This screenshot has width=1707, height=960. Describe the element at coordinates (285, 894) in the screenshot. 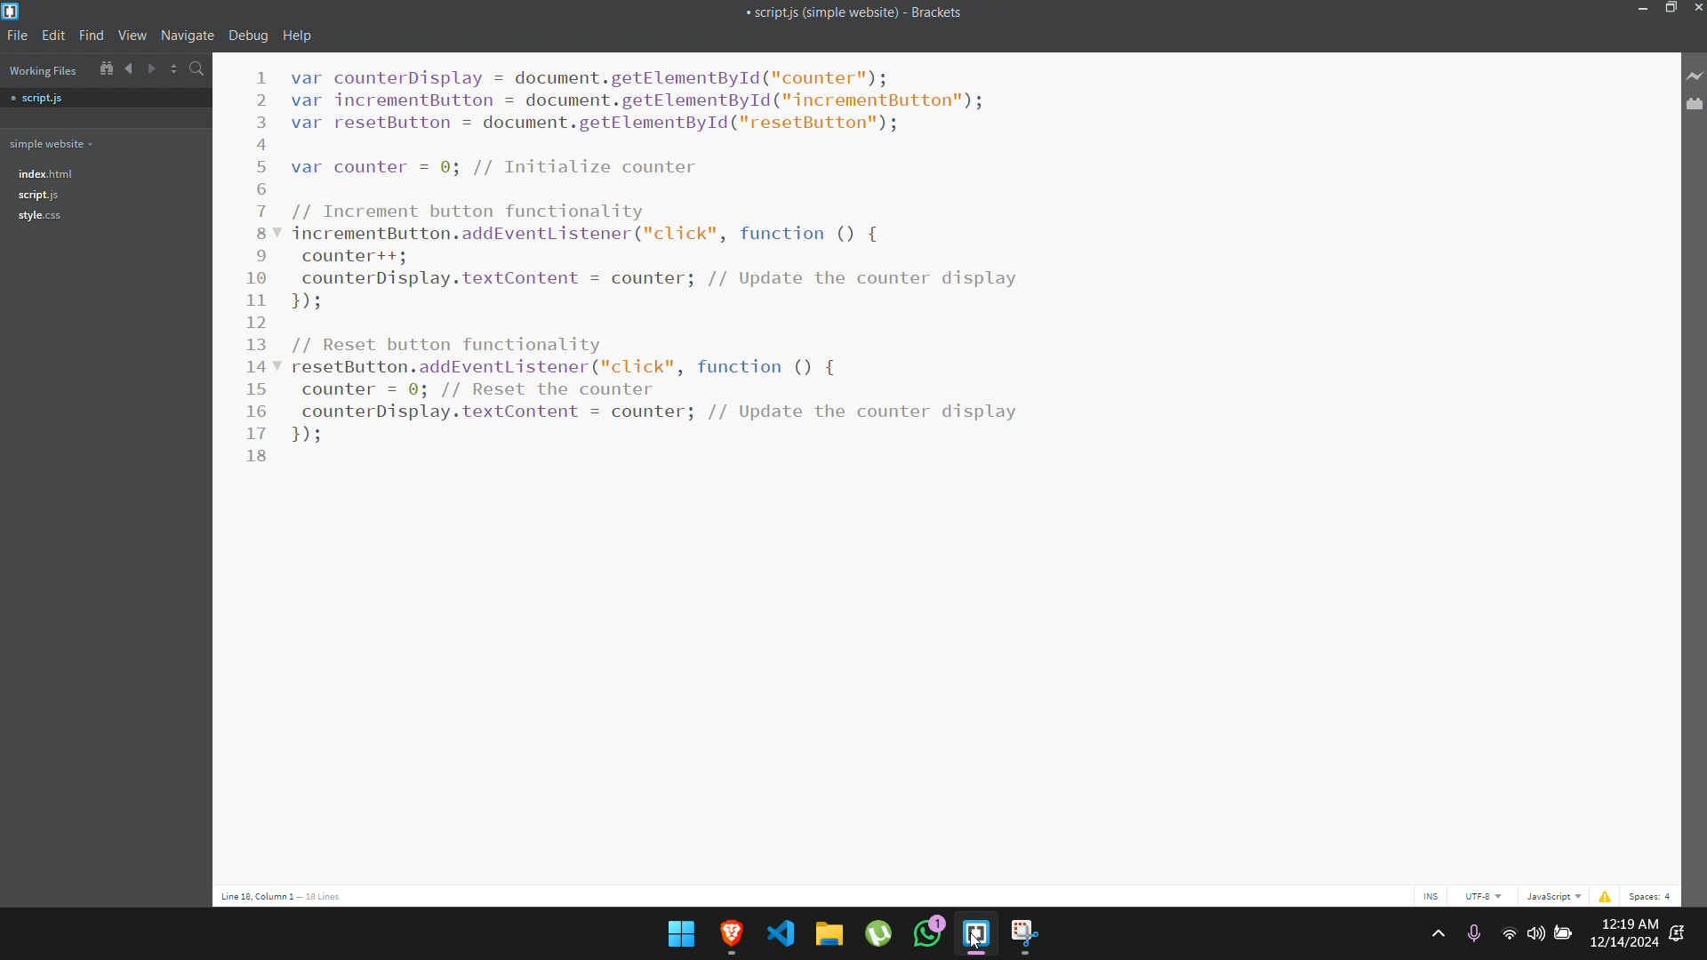

I see `Line 18, Column 1 - 18 lines` at that location.